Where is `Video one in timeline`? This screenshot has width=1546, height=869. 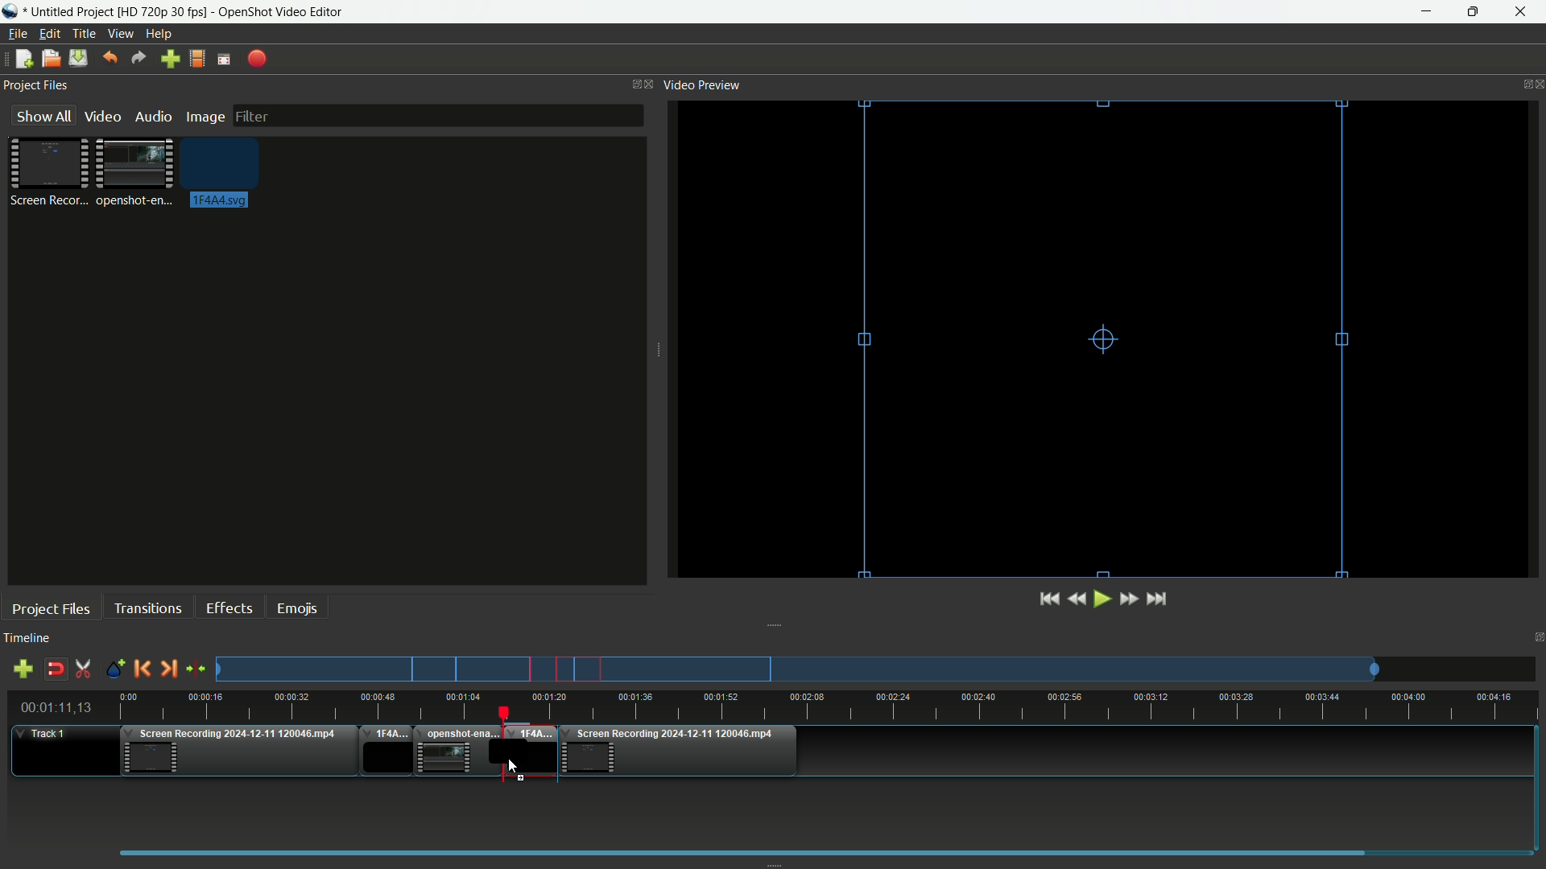 Video one in timeline is located at coordinates (236, 754).